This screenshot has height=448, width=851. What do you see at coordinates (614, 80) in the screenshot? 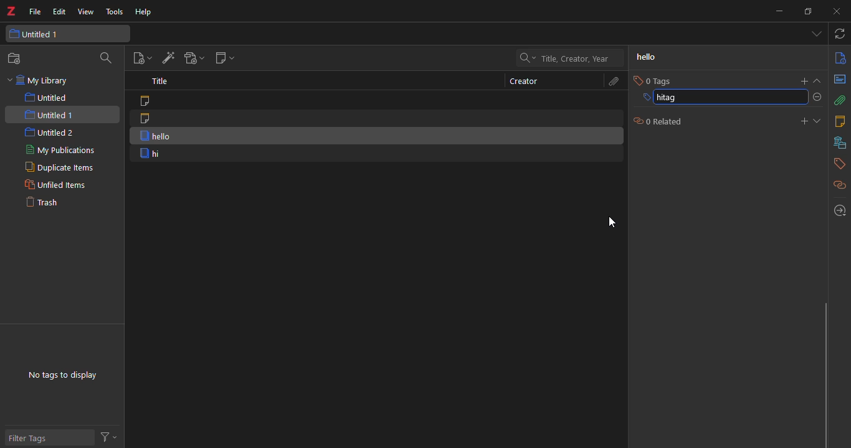
I see `attach` at bounding box center [614, 80].